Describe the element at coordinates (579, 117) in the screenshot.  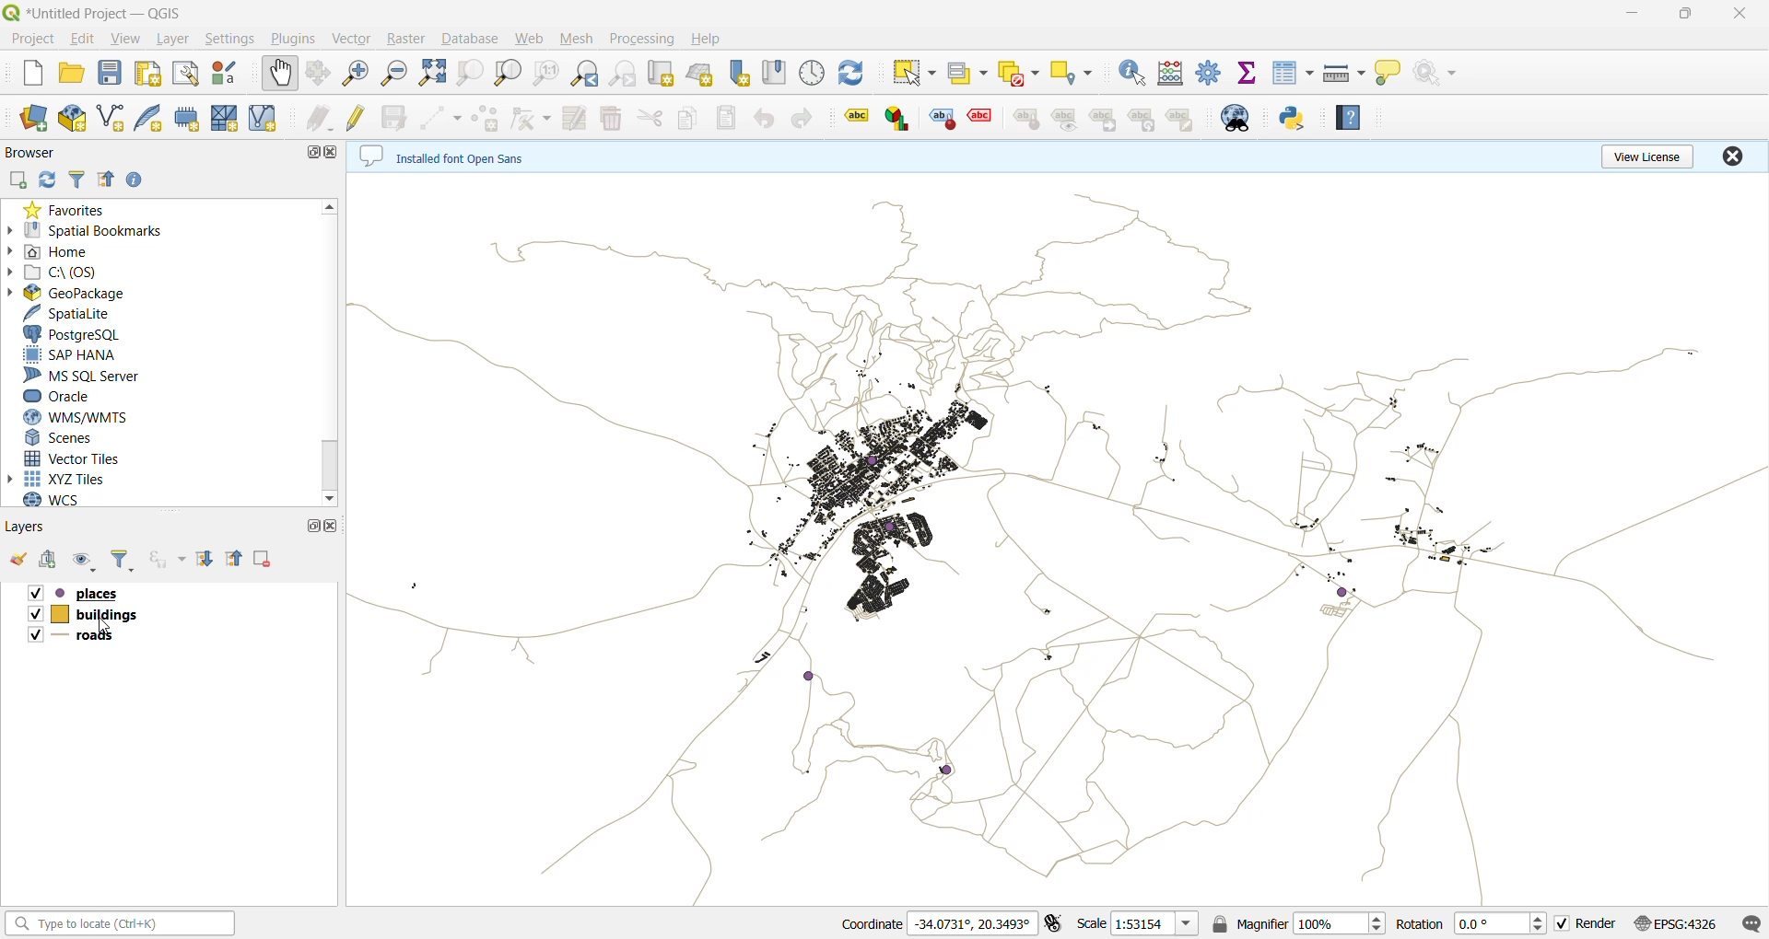
I see `modify` at that location.